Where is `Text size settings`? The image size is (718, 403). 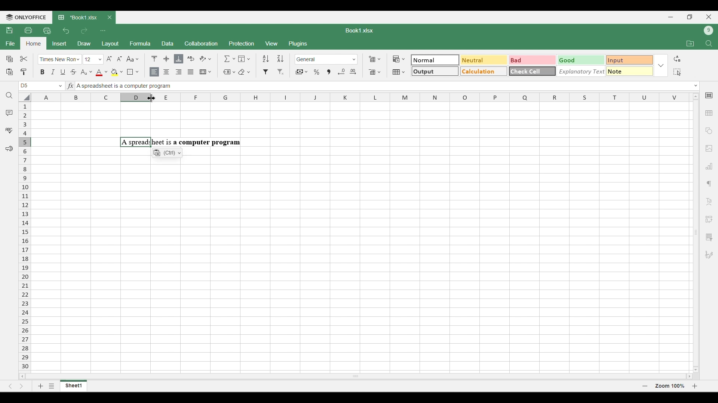 Text size settings is located at coordinates (104, 59).